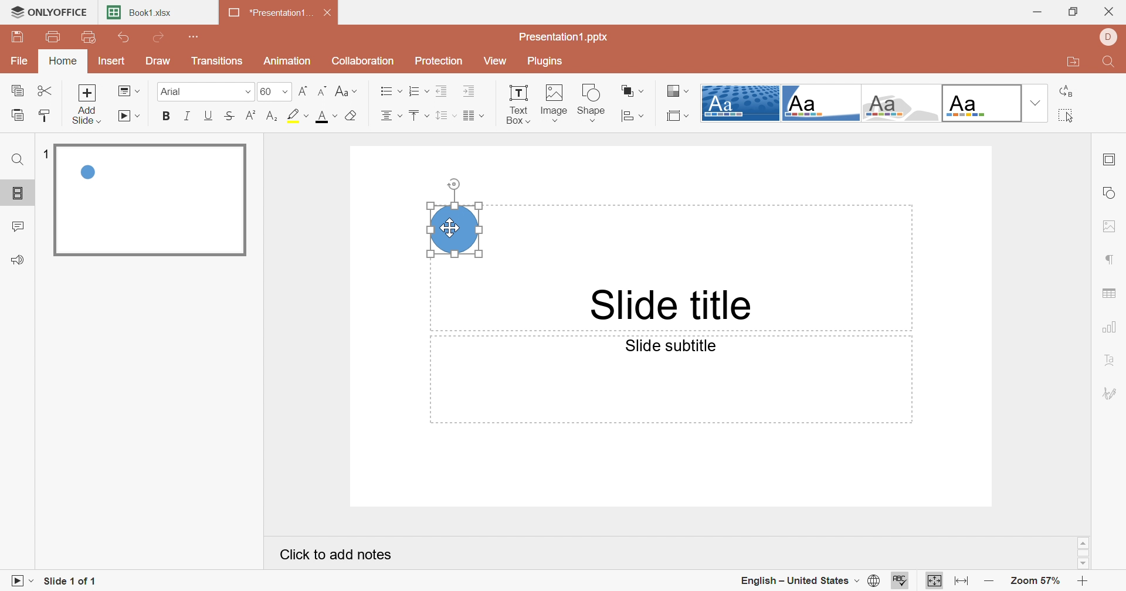  I want to click on Drop down, so click(1033, 104).